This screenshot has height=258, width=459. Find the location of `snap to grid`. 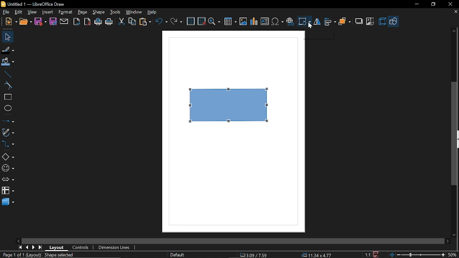

snap to grid is located at coordinates (202, 21).